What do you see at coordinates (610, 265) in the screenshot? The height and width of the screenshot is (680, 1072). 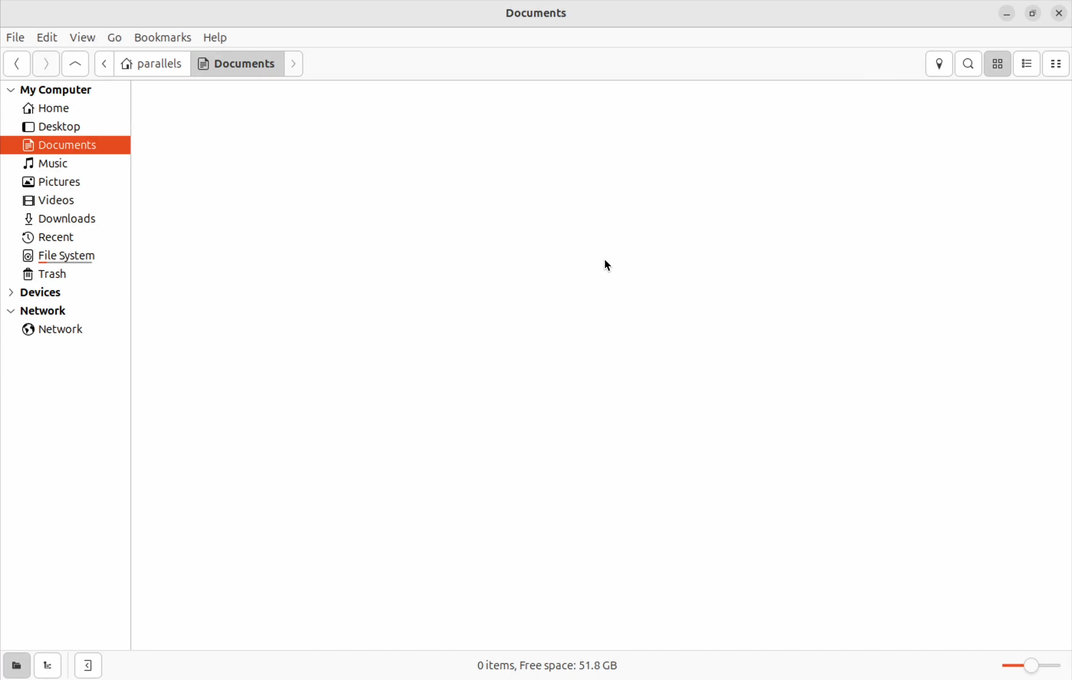 I see `cursor` at bounding box center [610, 265].